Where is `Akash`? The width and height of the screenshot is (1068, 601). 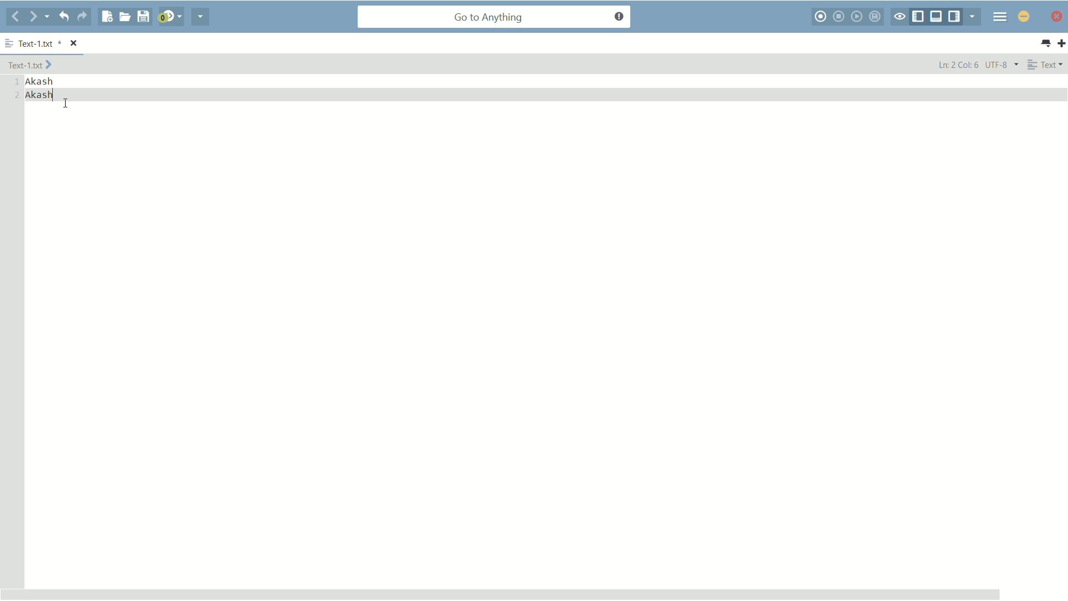
Akash is located at coordinates (41, 81).